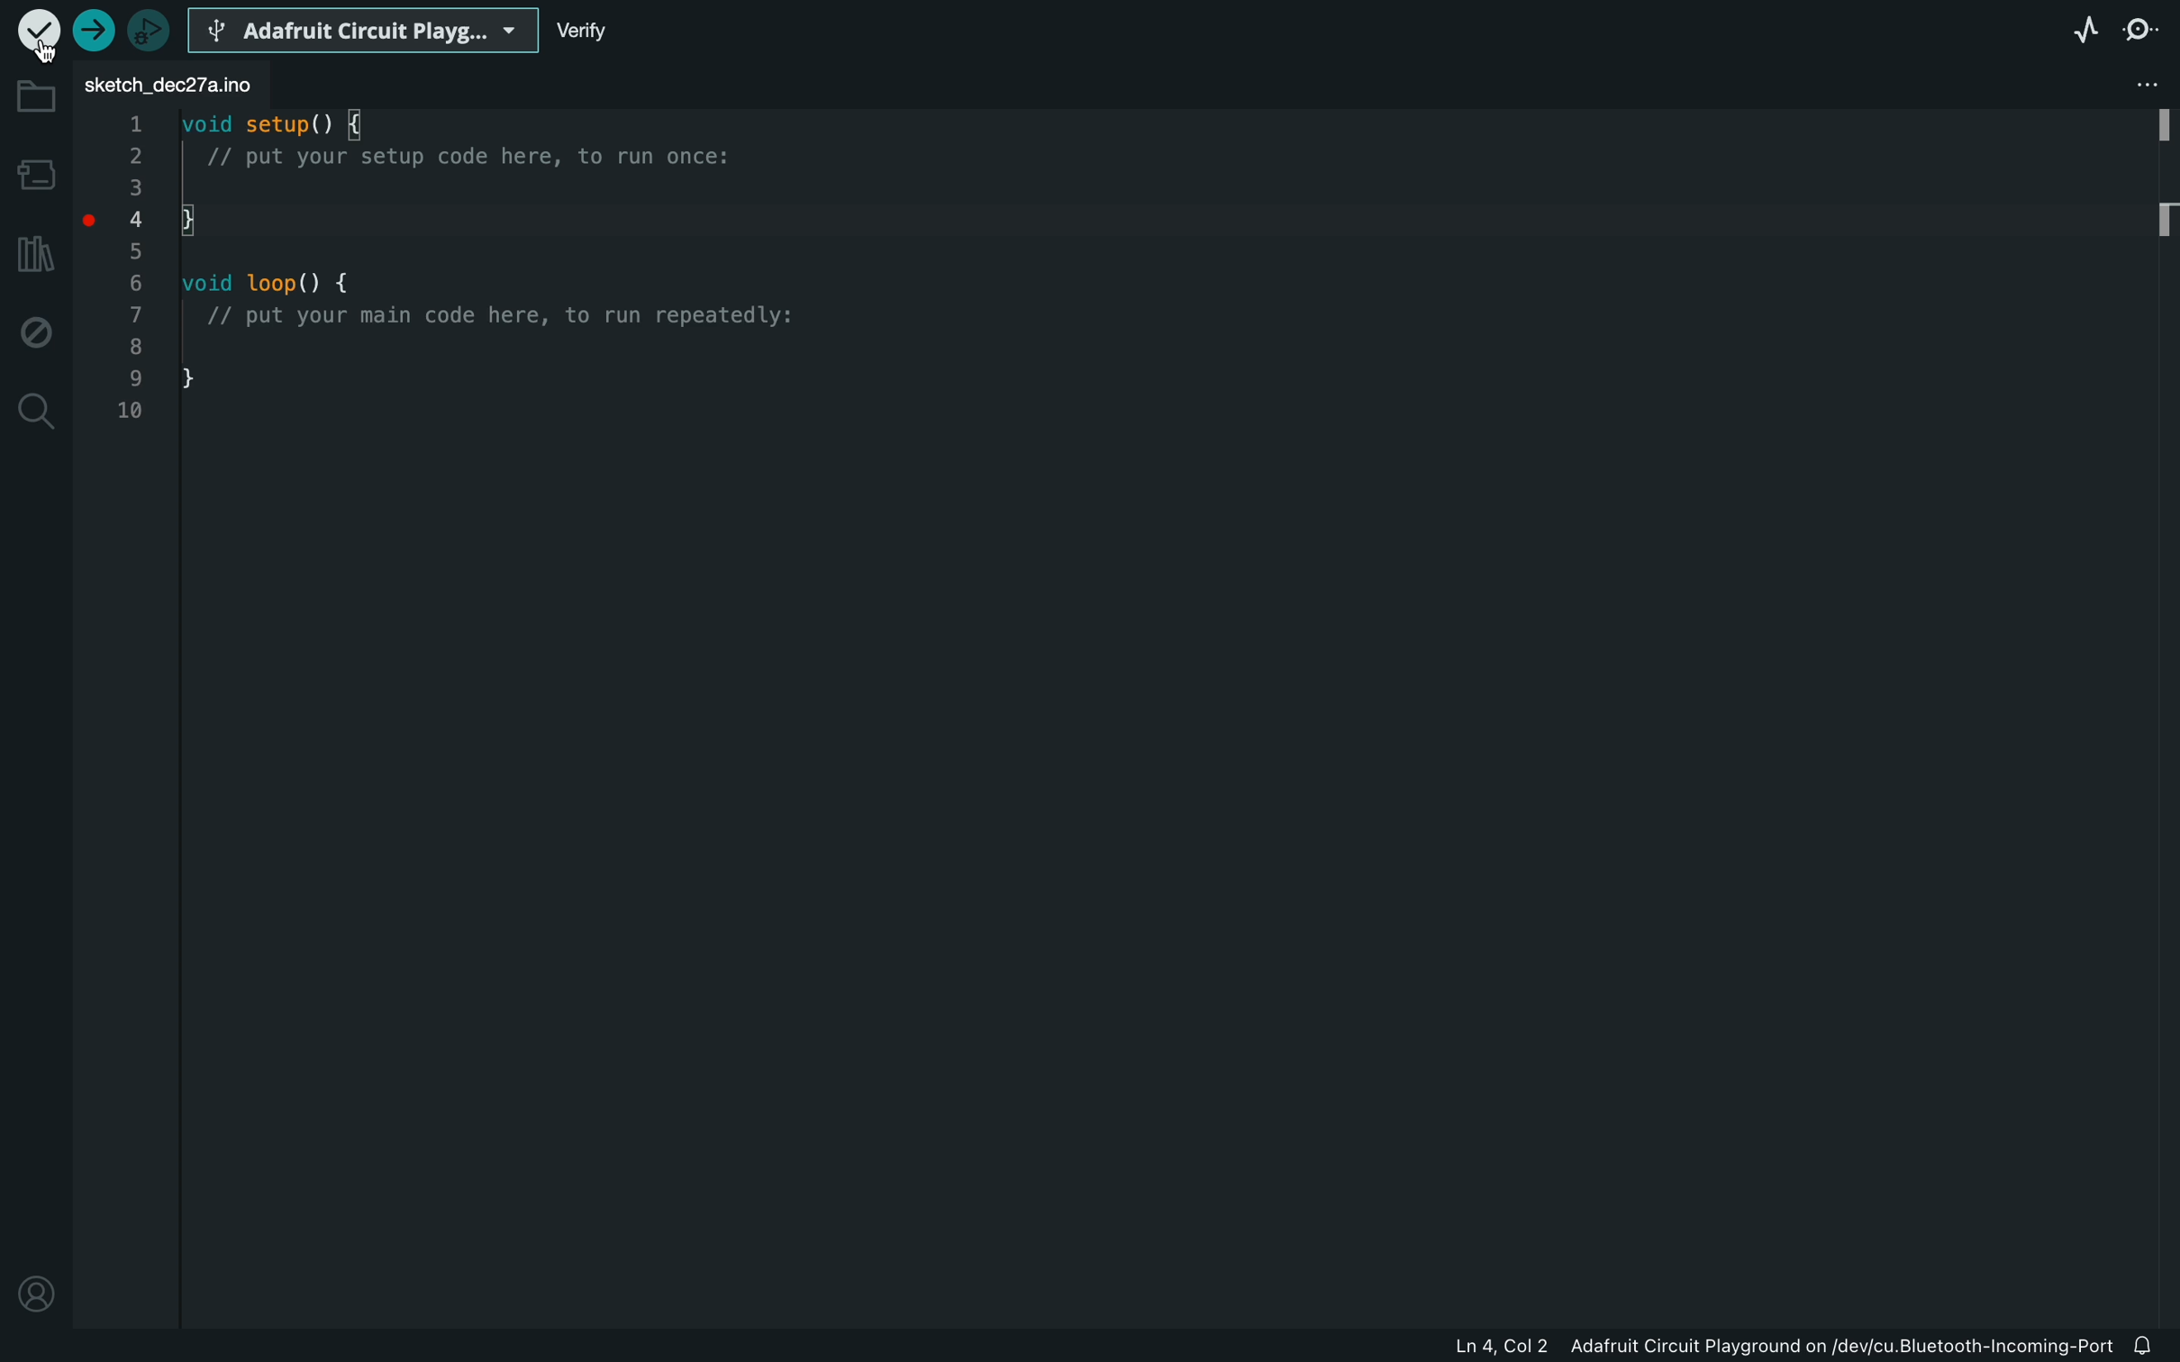 The image size is (2180, 1362). What do you see at coordinates (2086, 34) in the screenshot?
I see `serial plotter` at bounding box center [2086, 34].